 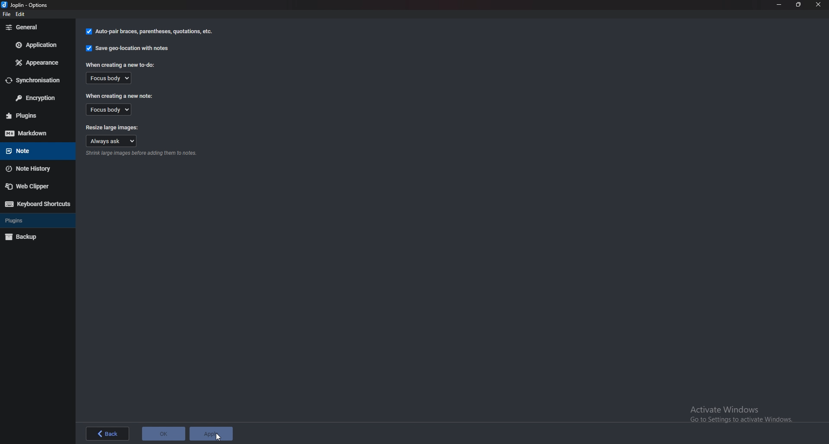 I want to click on Resize large images, so click(x=112, y=126).